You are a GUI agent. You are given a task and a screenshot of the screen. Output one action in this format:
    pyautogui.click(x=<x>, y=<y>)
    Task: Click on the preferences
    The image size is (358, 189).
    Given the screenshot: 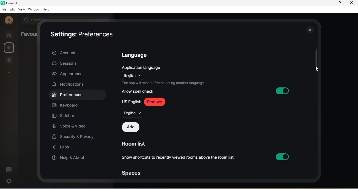 What is the action you would take?
    pyautogui.click(x=97, y=34)
    